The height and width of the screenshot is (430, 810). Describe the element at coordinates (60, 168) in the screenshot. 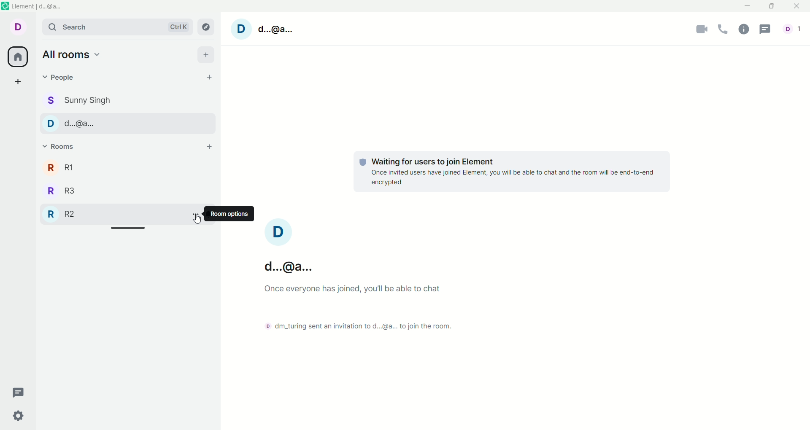

I see `room 1` at that location.